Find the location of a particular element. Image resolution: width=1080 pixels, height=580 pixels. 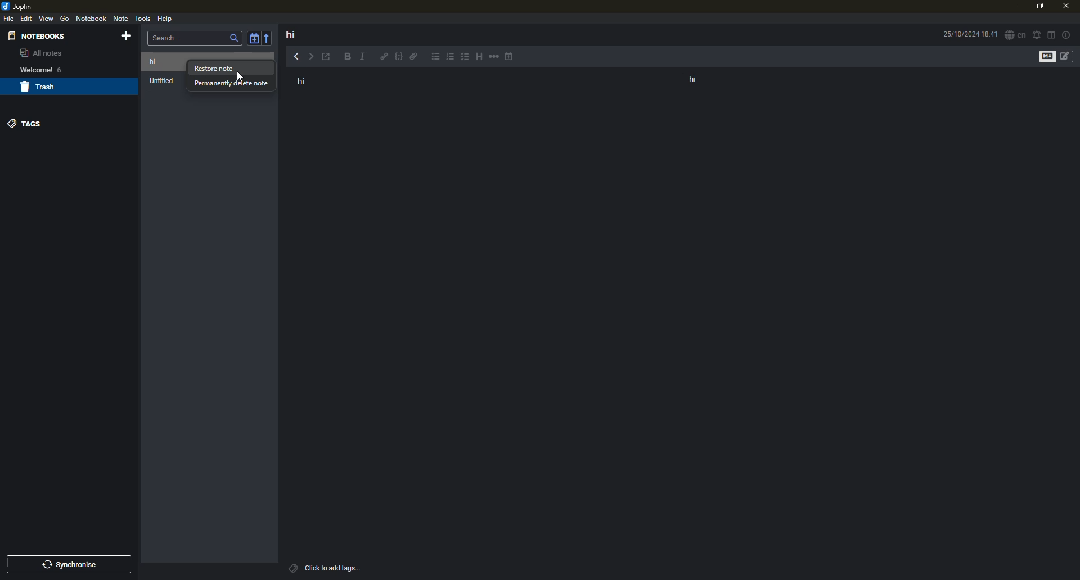

untitled is located at coordinates (164, 81).